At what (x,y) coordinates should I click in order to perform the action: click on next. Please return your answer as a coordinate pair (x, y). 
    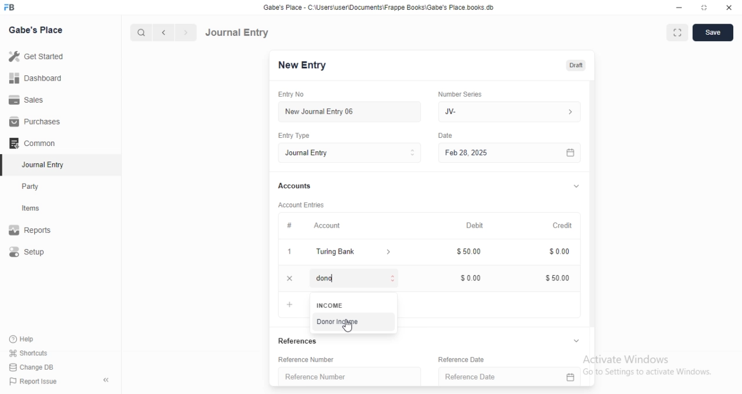
    Looking at the image, I should click on (184, 33).